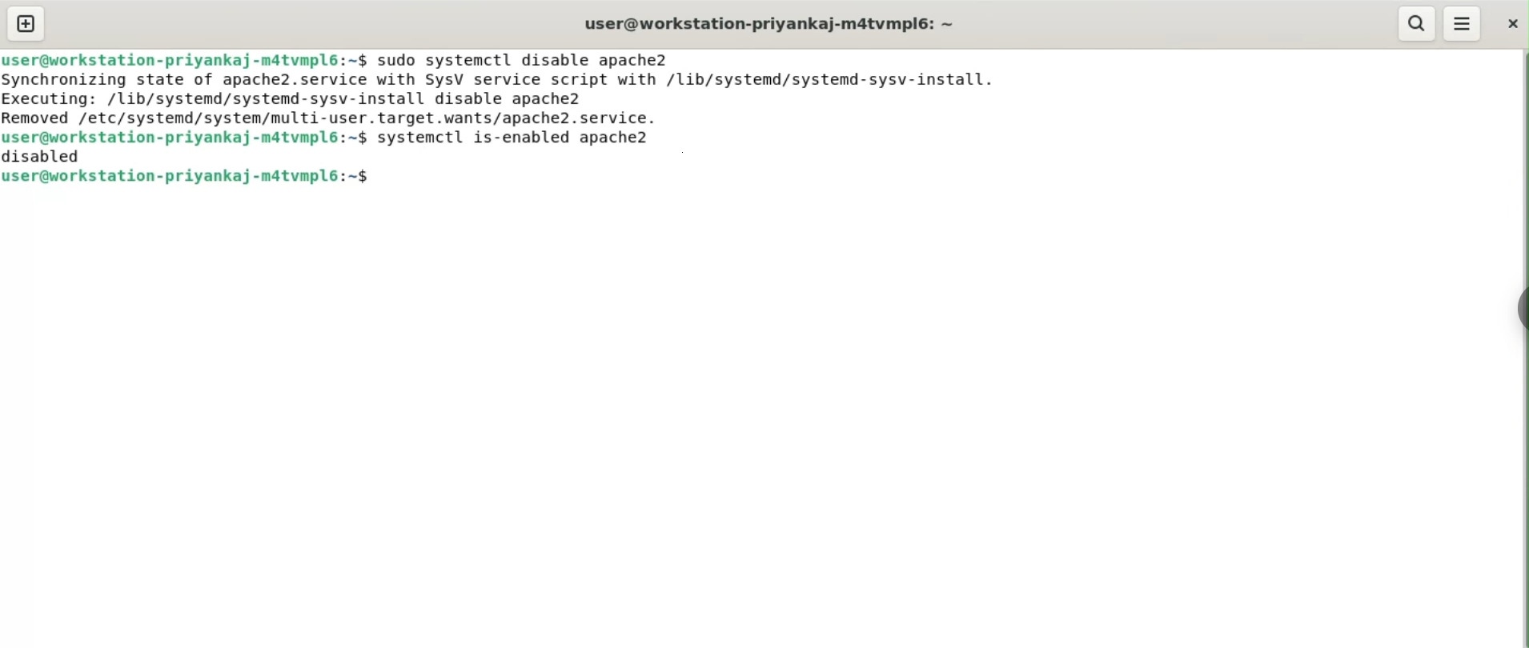 The height and width of the screenshot is (648, 1529). Describe the element at coordinates (1510, 24) in the screenshot. I see `close` at that location.